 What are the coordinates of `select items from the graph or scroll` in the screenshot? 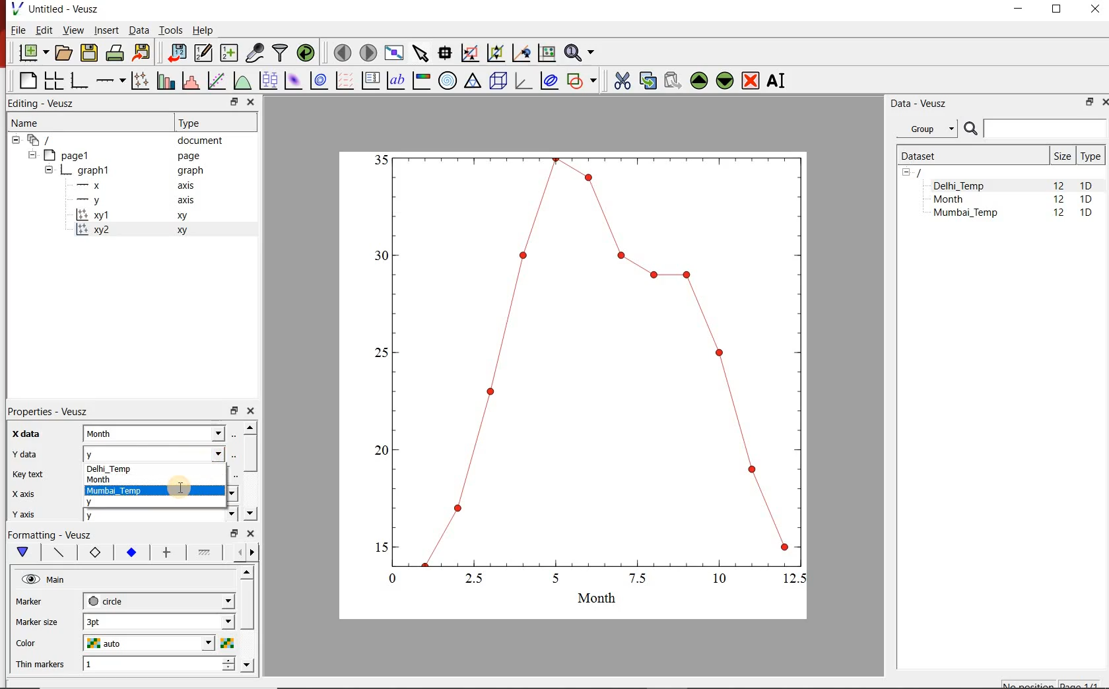 It's located at (422, 53).